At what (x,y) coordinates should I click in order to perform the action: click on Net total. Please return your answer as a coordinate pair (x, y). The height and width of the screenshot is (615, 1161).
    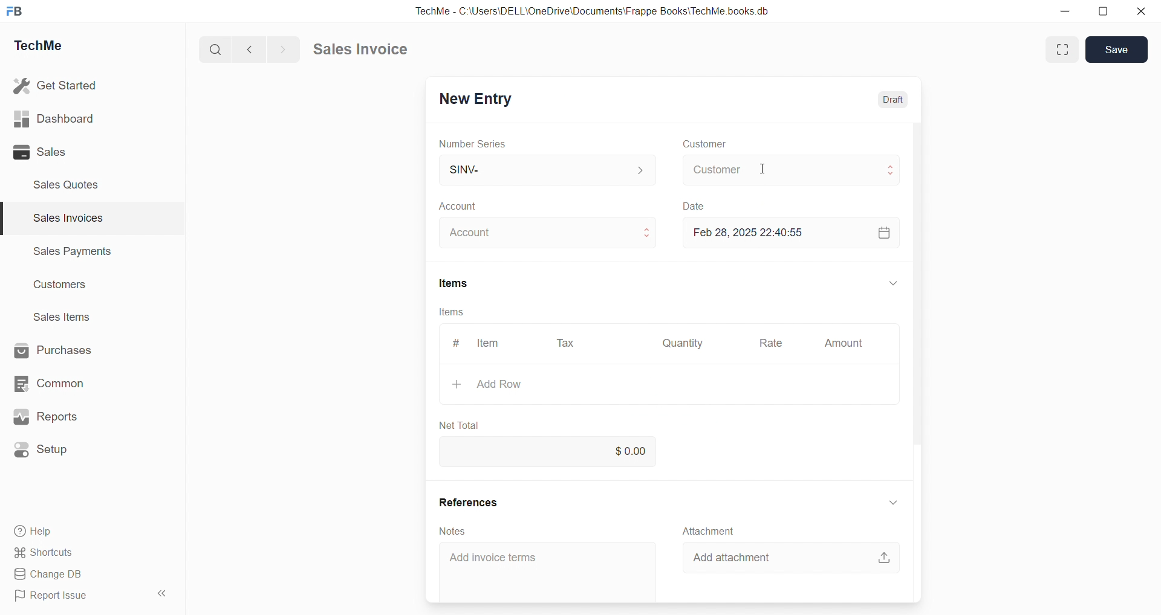
    Looking at the image, I should click on (458, 426).